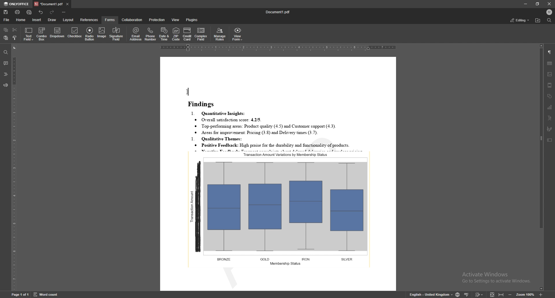 The width and height of the screenshot is (555, 298). Describe the element at coordinates (542, 295) in the screenshot. I see `zoom in` at that location.